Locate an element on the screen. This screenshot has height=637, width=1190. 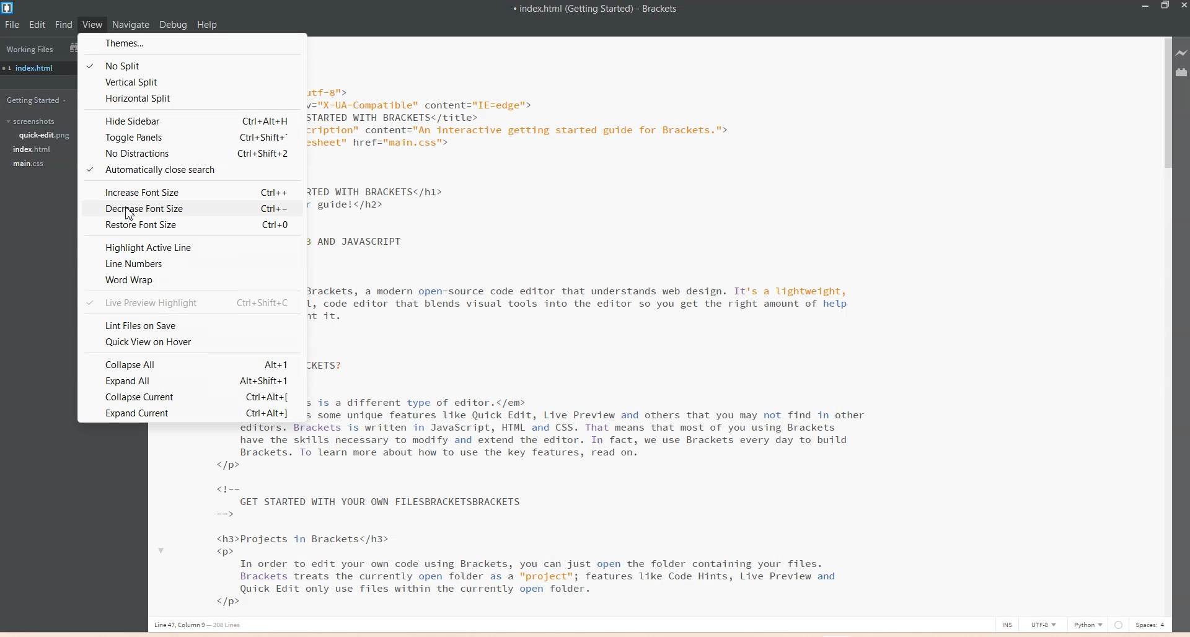
main.css is located at coordinates (29, 164).